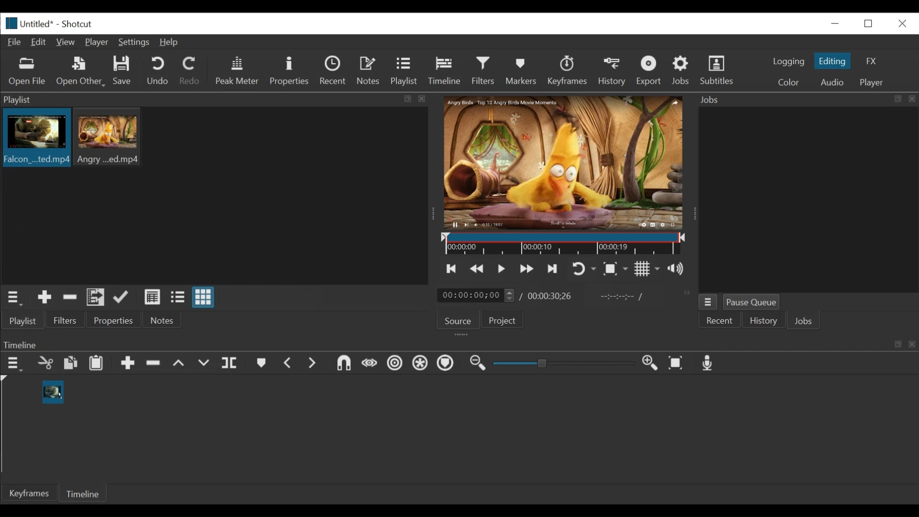 This screenshot has height=517, width=919. Describe the element at coordinates (153, 297) in the screenshot. I see `view as details` at that location.